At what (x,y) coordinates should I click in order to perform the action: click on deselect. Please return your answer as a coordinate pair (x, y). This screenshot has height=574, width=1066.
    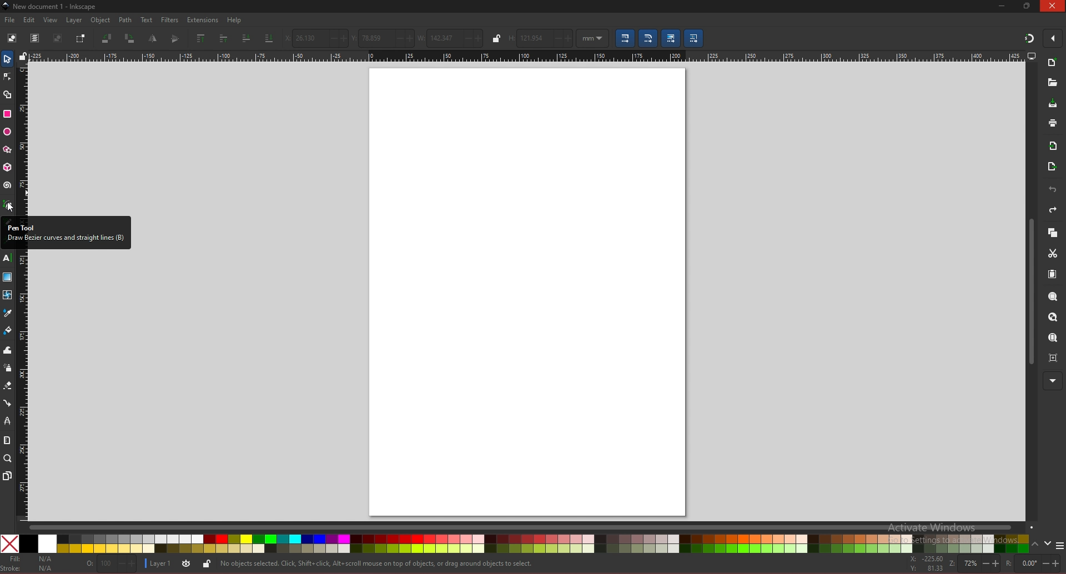
    Looking at the image, I should click on (57, 38).